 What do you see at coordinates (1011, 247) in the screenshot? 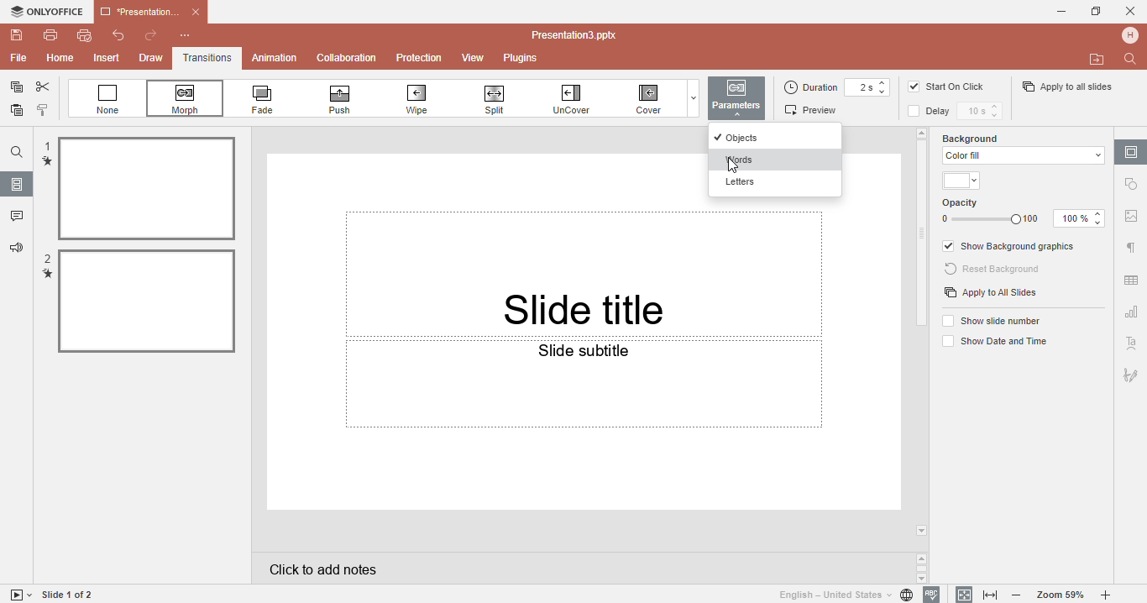
I see `Show background graphics` at bounding box center [1011, 247].